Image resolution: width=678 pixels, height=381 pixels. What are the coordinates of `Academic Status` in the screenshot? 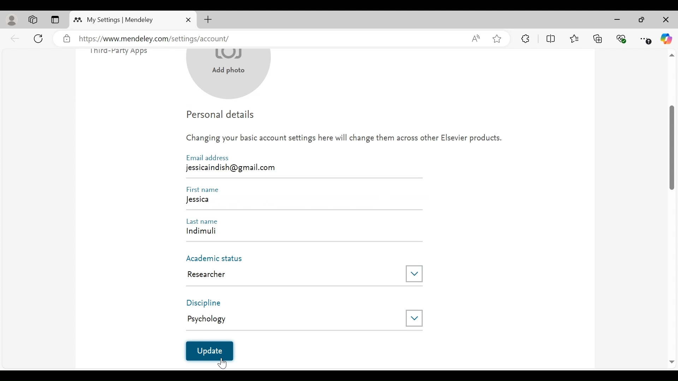 It's located at (218, 259).